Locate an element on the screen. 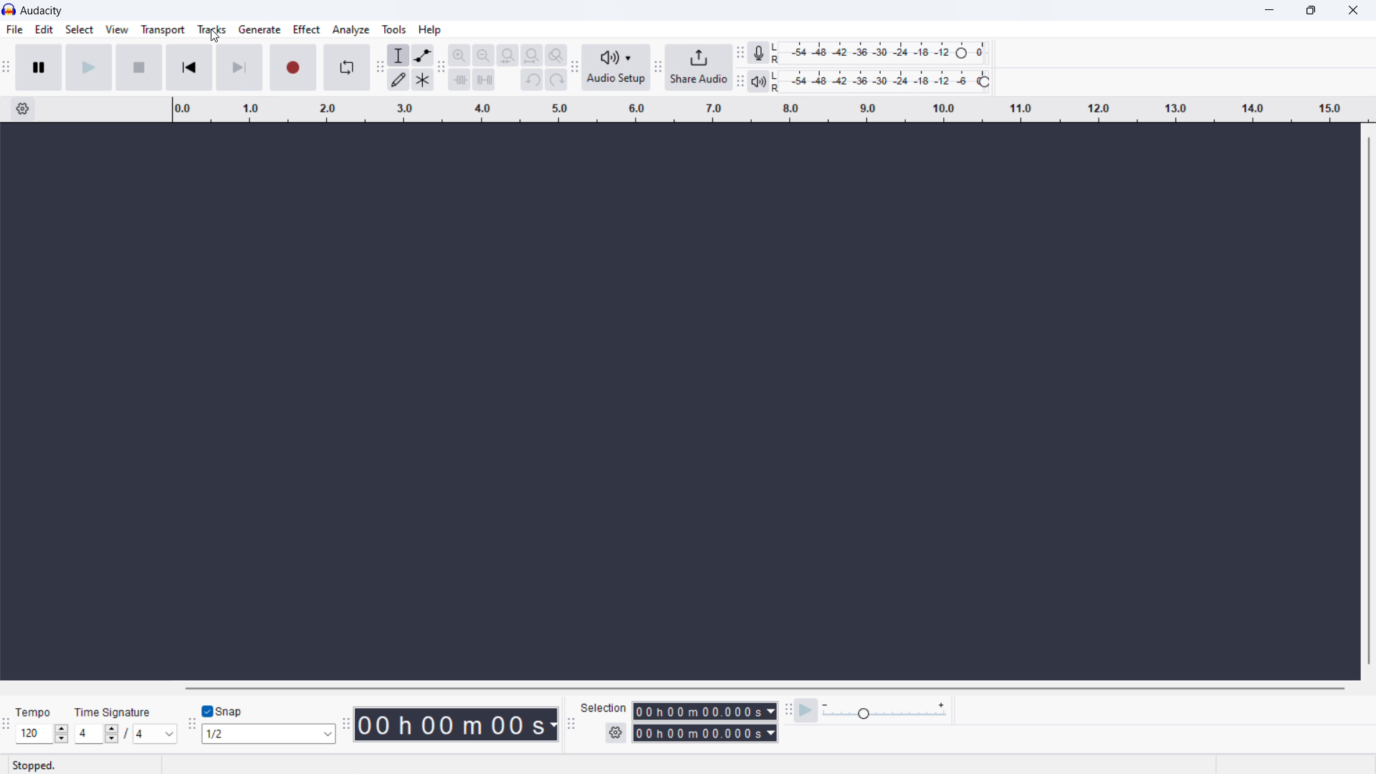 The image size is (1376, 774). minimize is located at coordinates (1266, 11).